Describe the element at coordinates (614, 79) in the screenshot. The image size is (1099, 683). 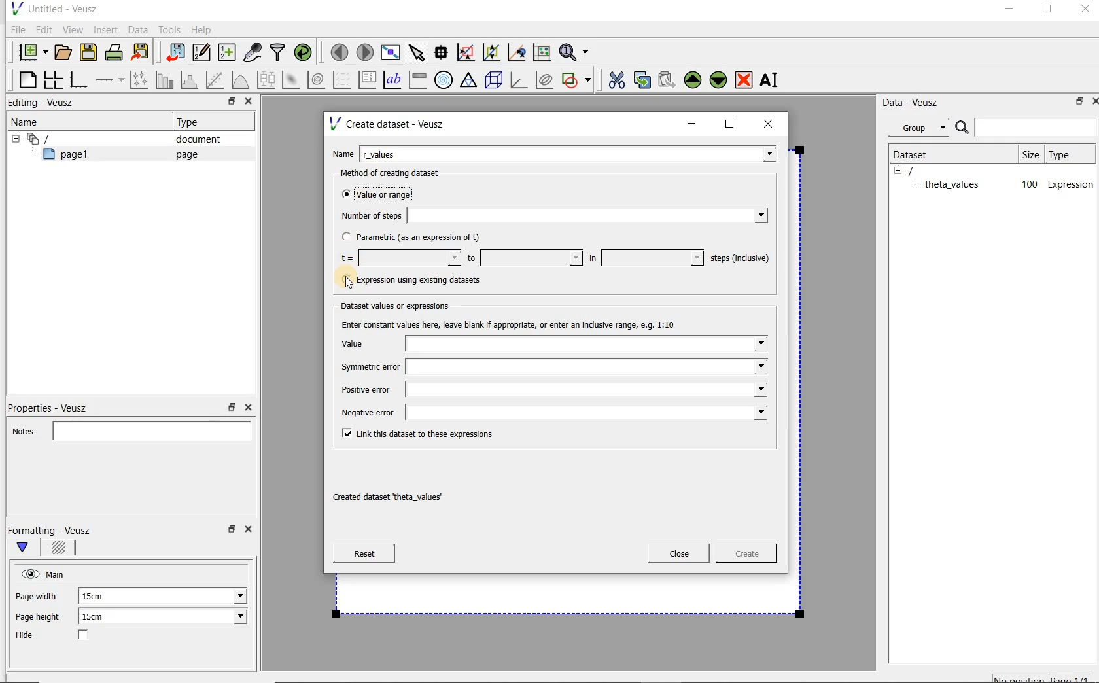
I see `cut the selected widget` at that location.